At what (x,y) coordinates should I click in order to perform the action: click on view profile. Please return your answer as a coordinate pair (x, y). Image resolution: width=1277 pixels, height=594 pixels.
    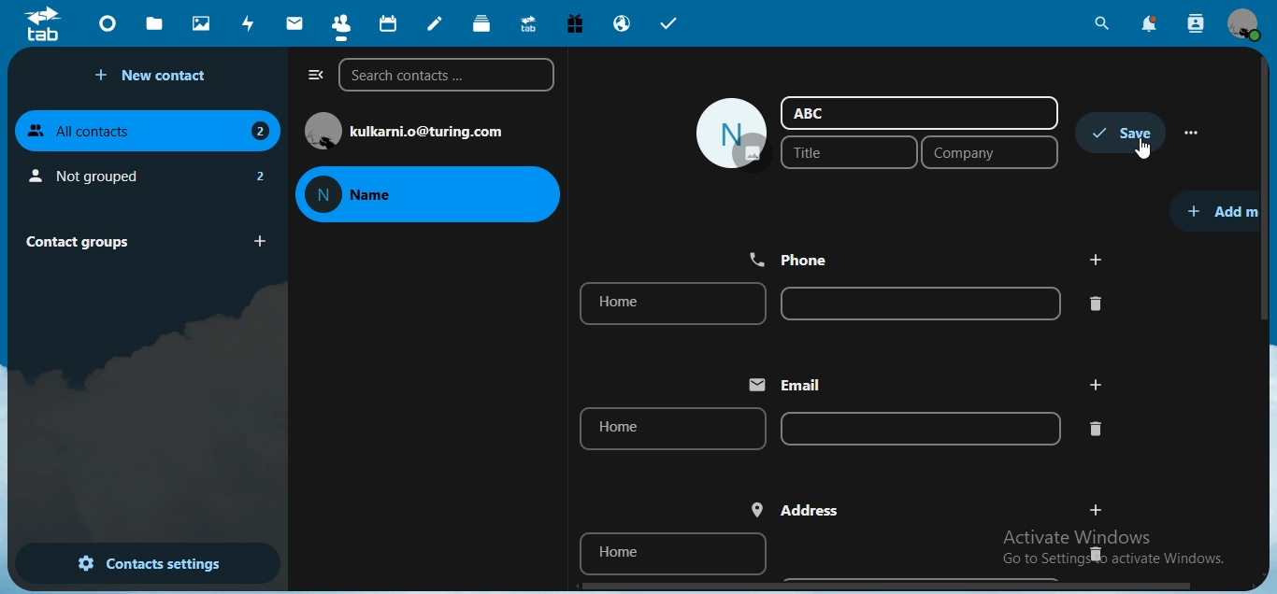
    Looking at the image, I should click on (1246, 26).